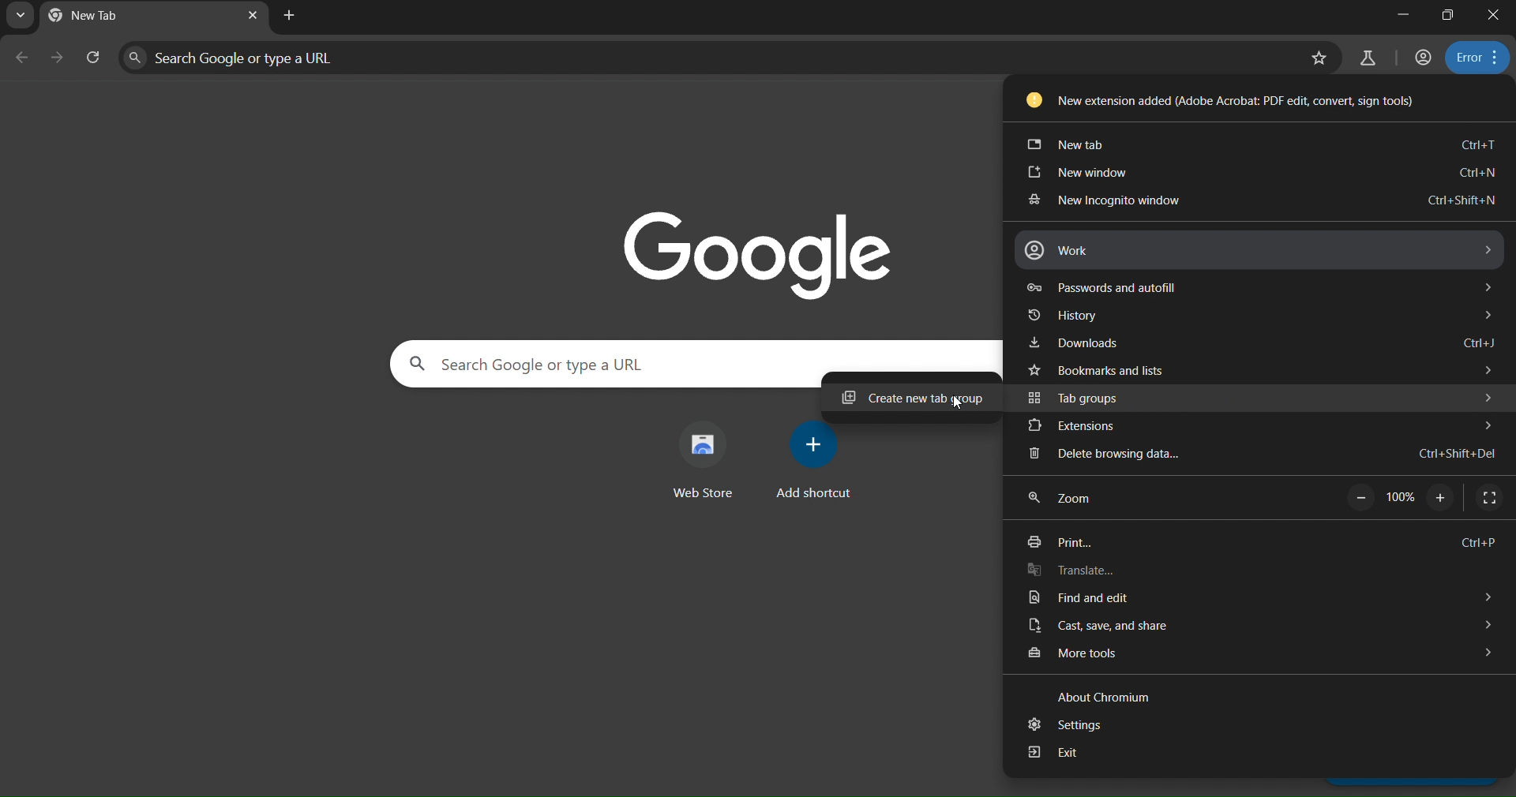  I want to click on bookmark this page, so click(1319, 58).